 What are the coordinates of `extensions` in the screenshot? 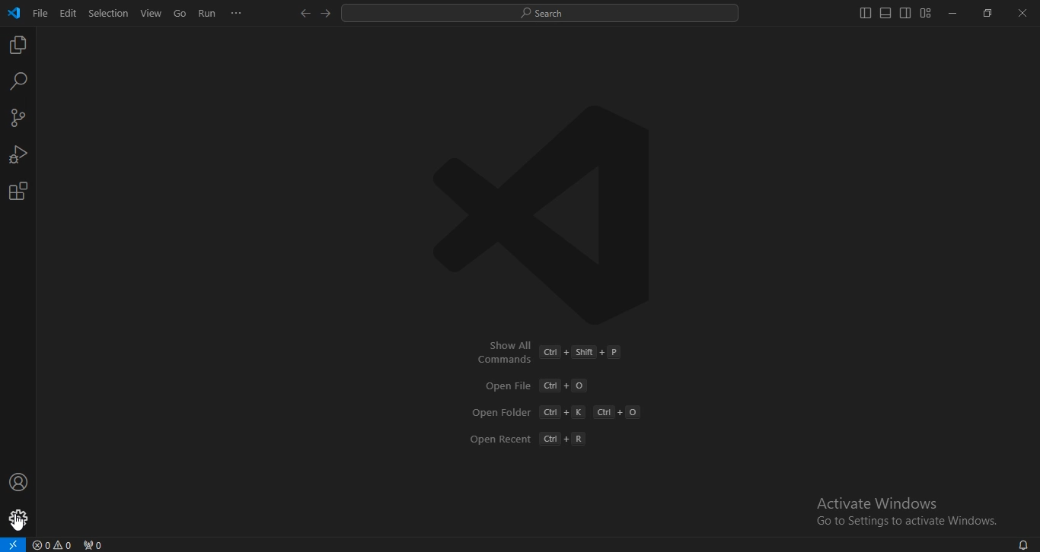 It's located at (18, 192).